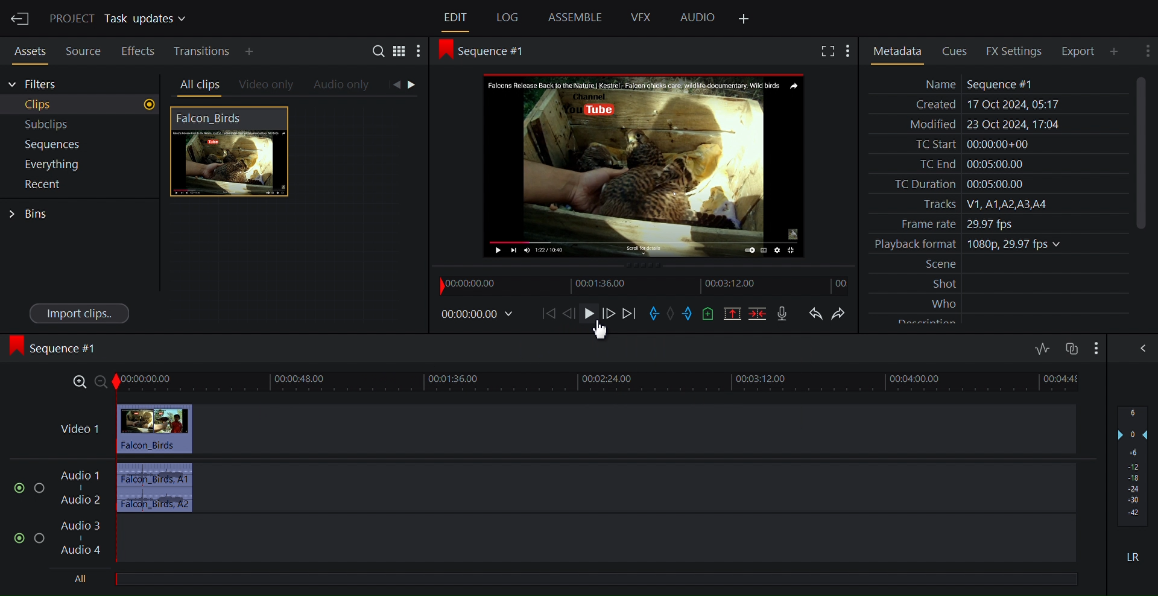  I want to click on Add a cue, so click(710, 314).